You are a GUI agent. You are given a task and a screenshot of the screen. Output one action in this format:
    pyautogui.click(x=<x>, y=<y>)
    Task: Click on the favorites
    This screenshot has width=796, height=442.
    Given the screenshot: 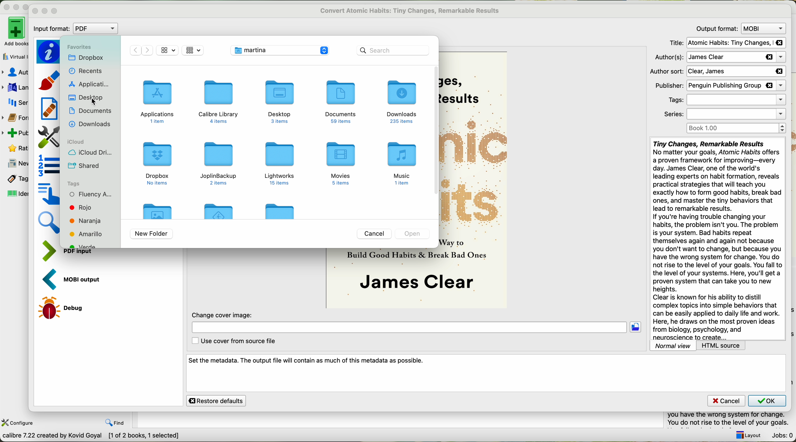 What is the action you would take?
    pyautogui.click(x=78, y=47)
    